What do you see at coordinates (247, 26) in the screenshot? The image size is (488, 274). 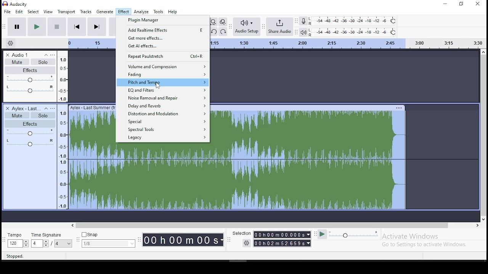 I see `audio setup` at bounding box center [247, 26].